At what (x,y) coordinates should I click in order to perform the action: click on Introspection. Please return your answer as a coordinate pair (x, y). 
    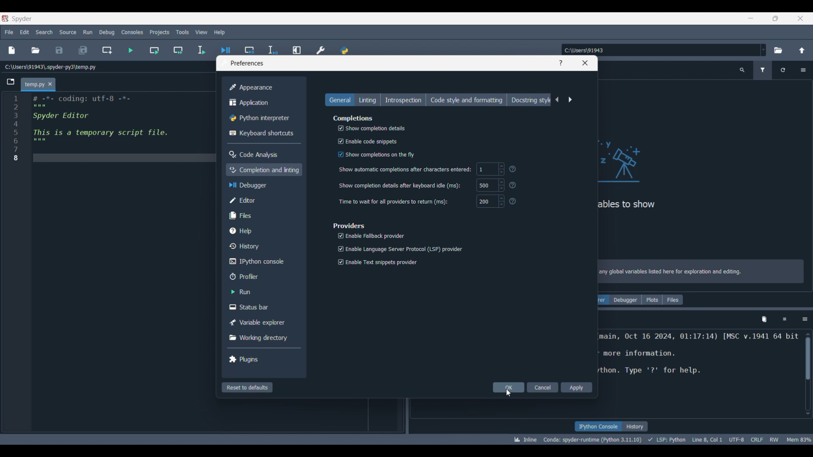
    Looking at the image, I should click on (403, 99).